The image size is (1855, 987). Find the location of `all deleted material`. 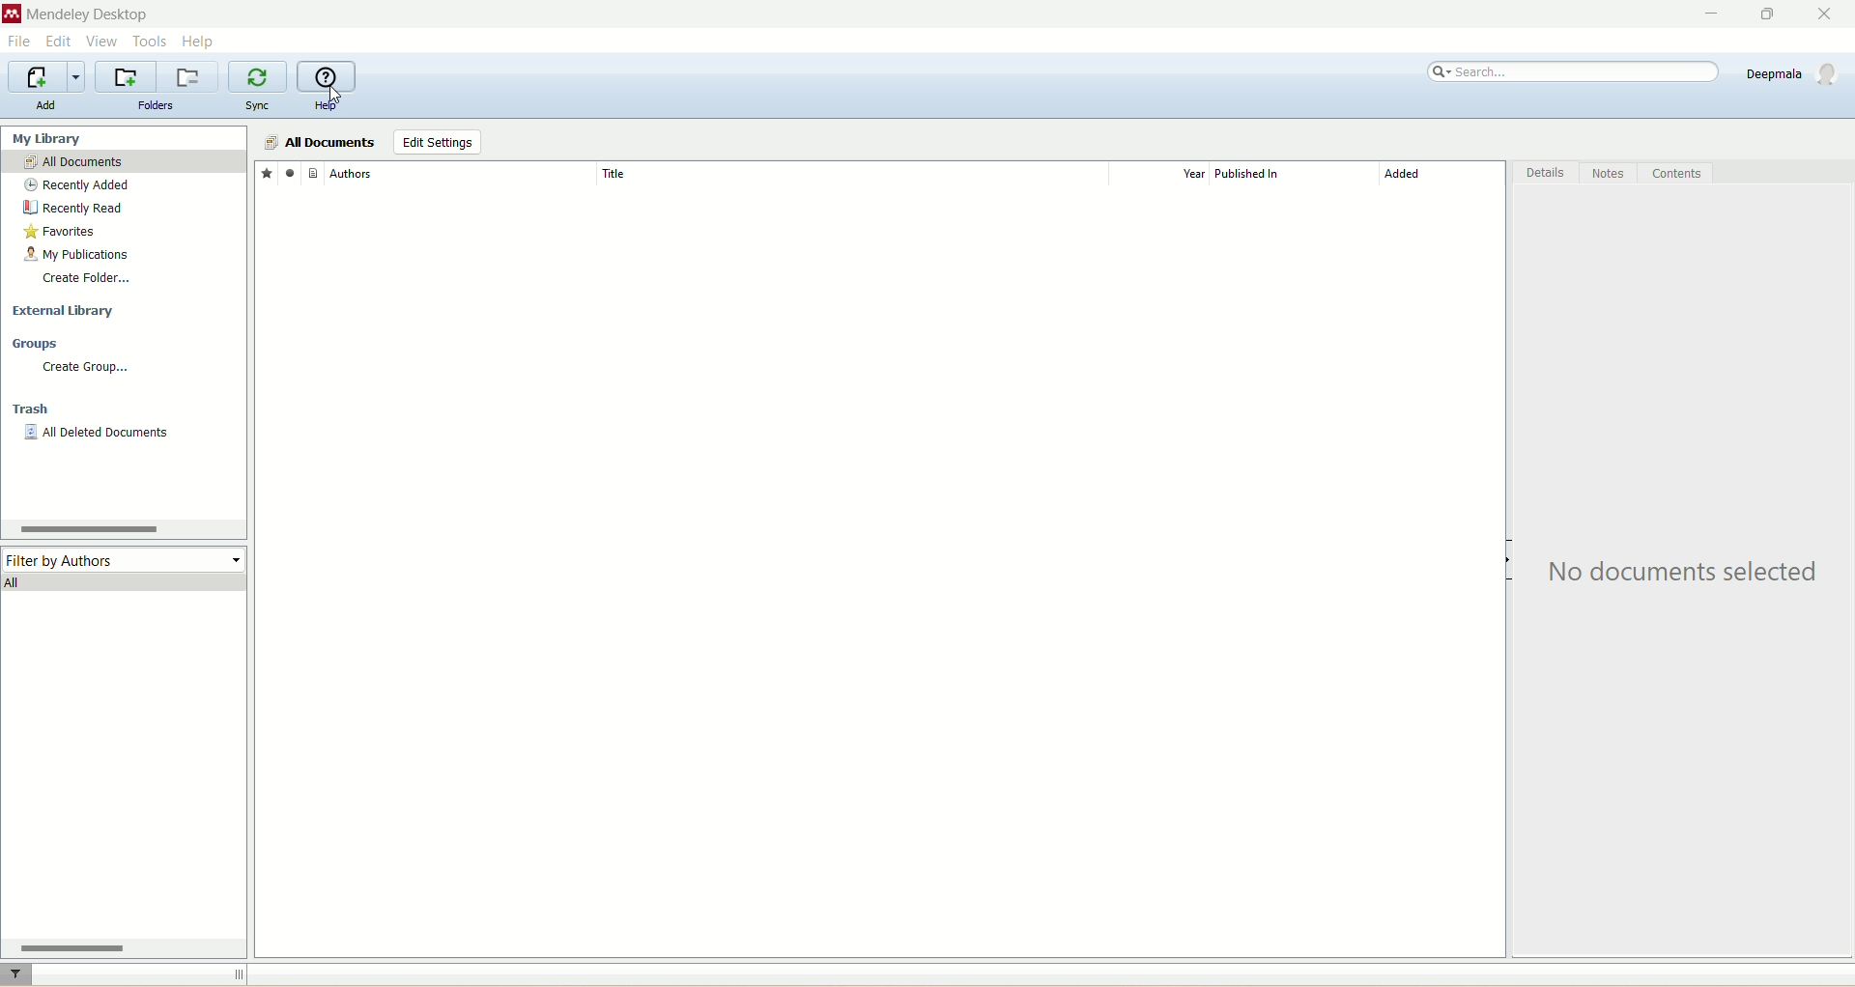

all deleted material is located at coordinates (98, 434).